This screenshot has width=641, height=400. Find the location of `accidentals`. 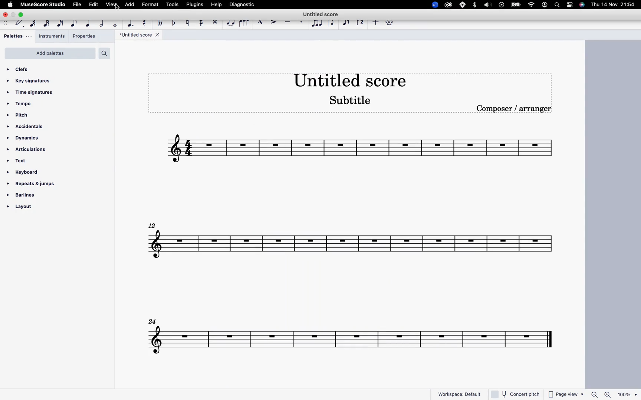

accidentals is located at coordinates (28, 126).